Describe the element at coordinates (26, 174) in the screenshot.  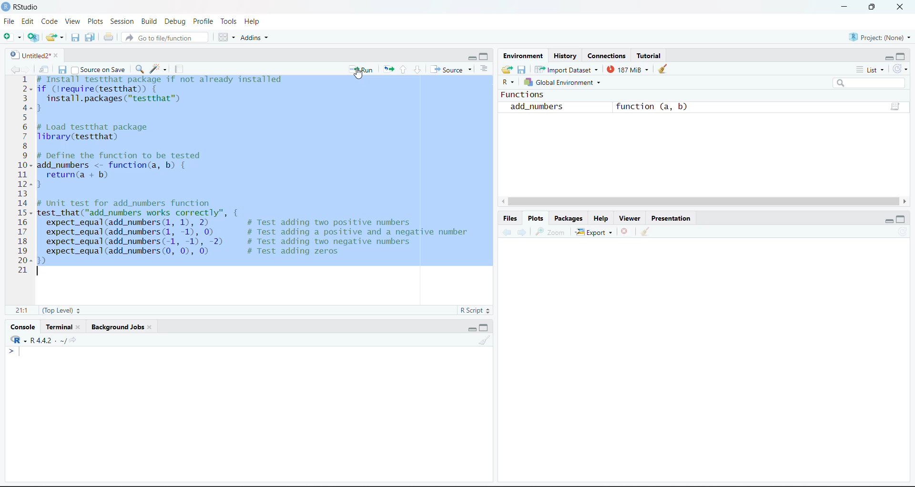
I see `line number` at that location.